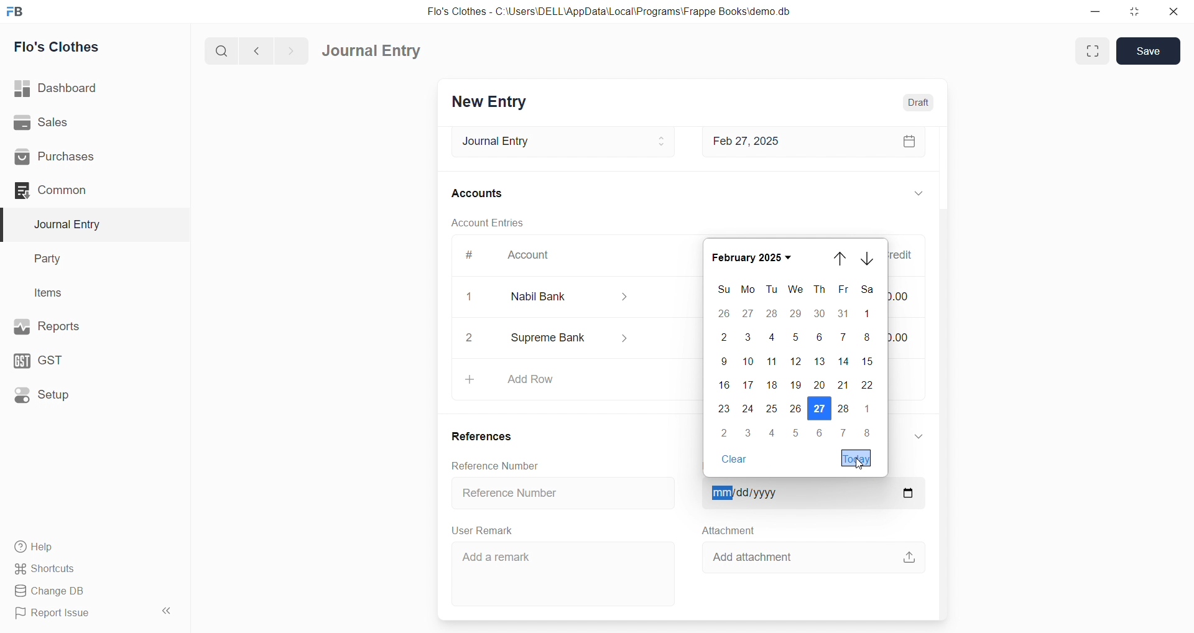 This screenshot has height=633, width=1194. What do you see at coordinates (489, 224) in the screenshot?
I see `Account Entries` at bounding box center [489, 224].